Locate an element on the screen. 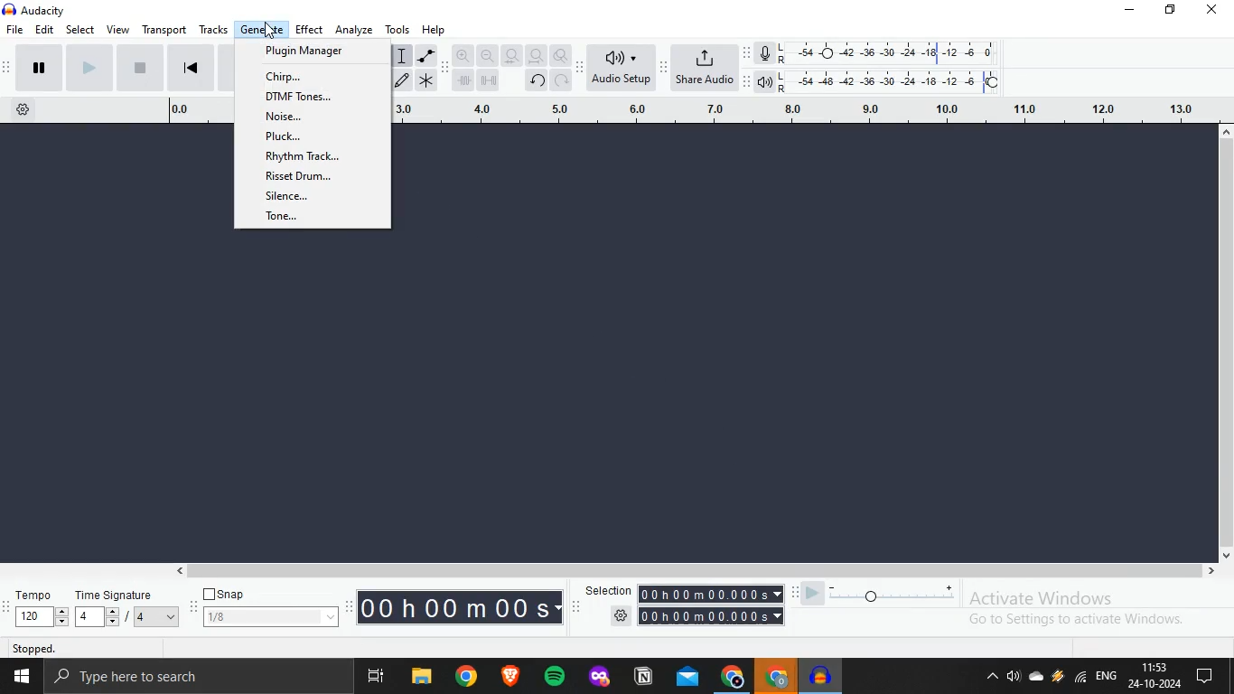  Wifi is located at coordinates (1081, 680).